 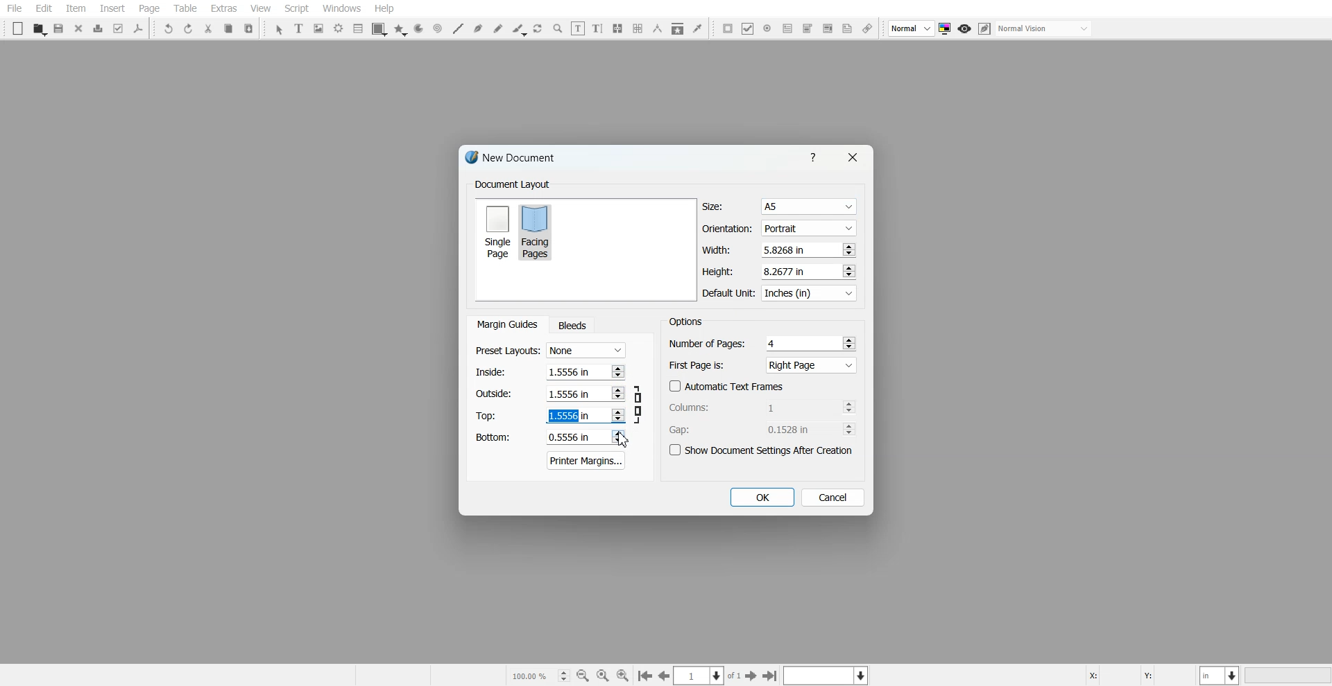 I want to click on Top margin adjuster, so click(x=550, y=415).